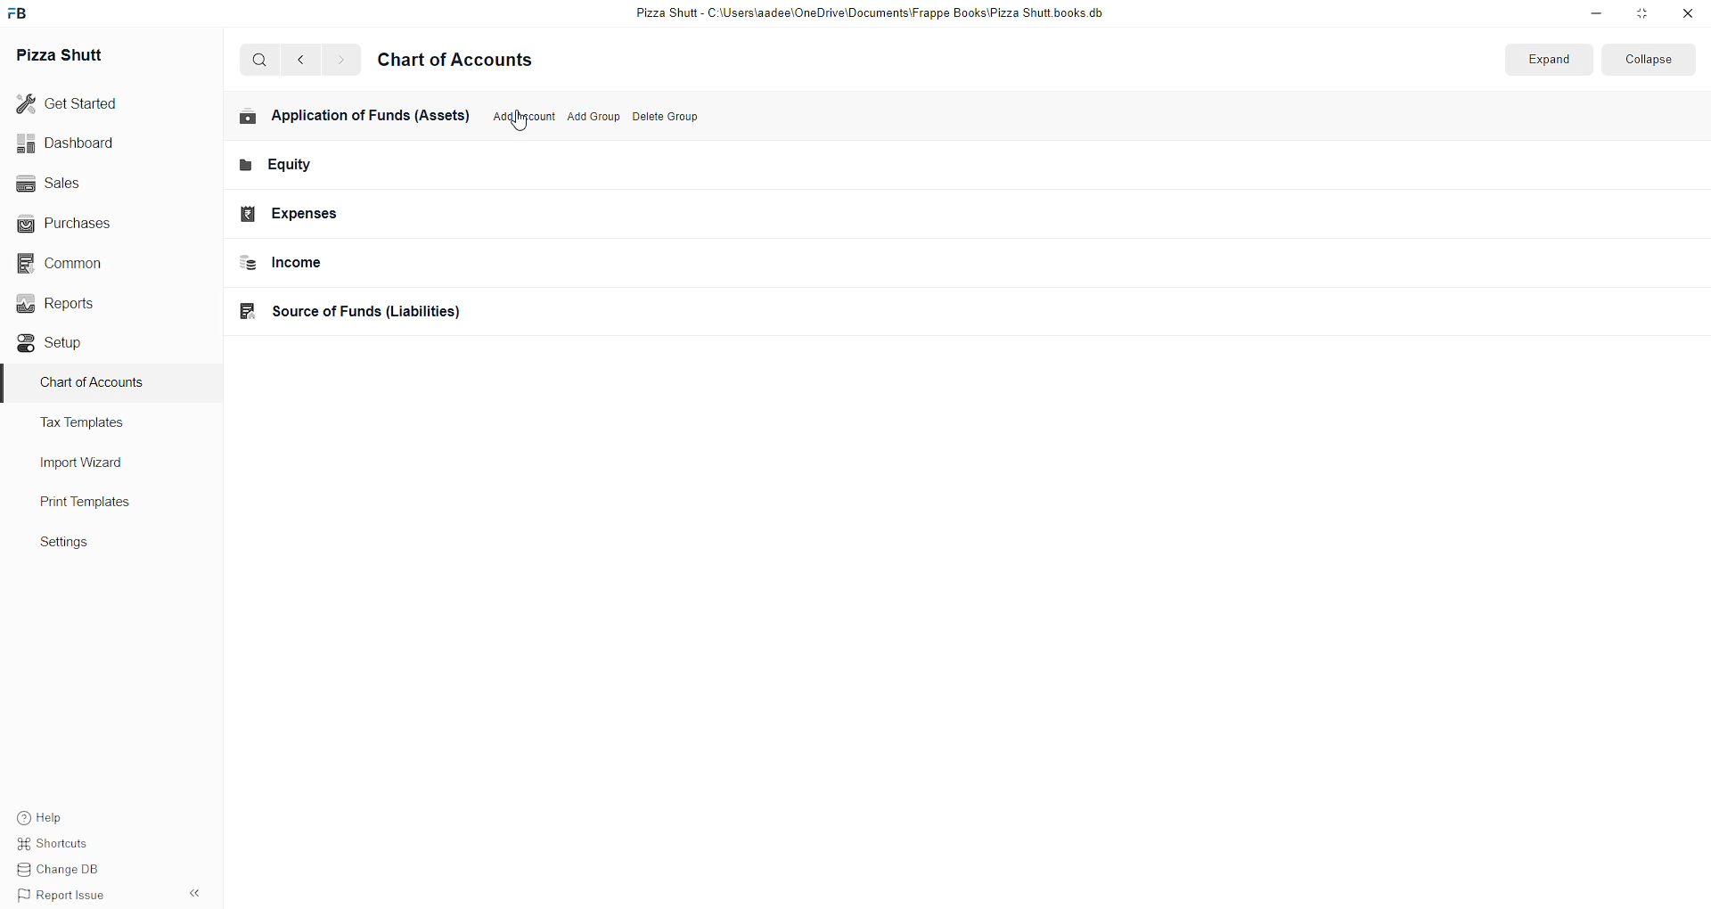  I want to click on Frappe Book Logo, so click(26, 13).